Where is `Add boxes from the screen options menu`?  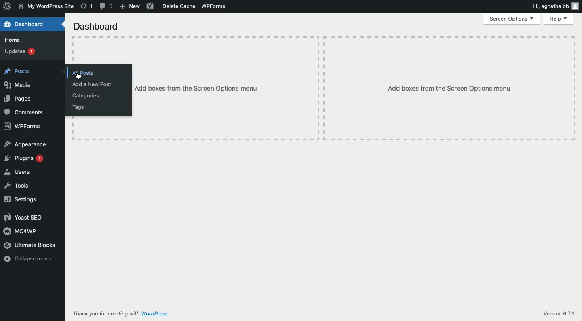 Add boxes from the screen options menu is located at coordinates (449, 88).